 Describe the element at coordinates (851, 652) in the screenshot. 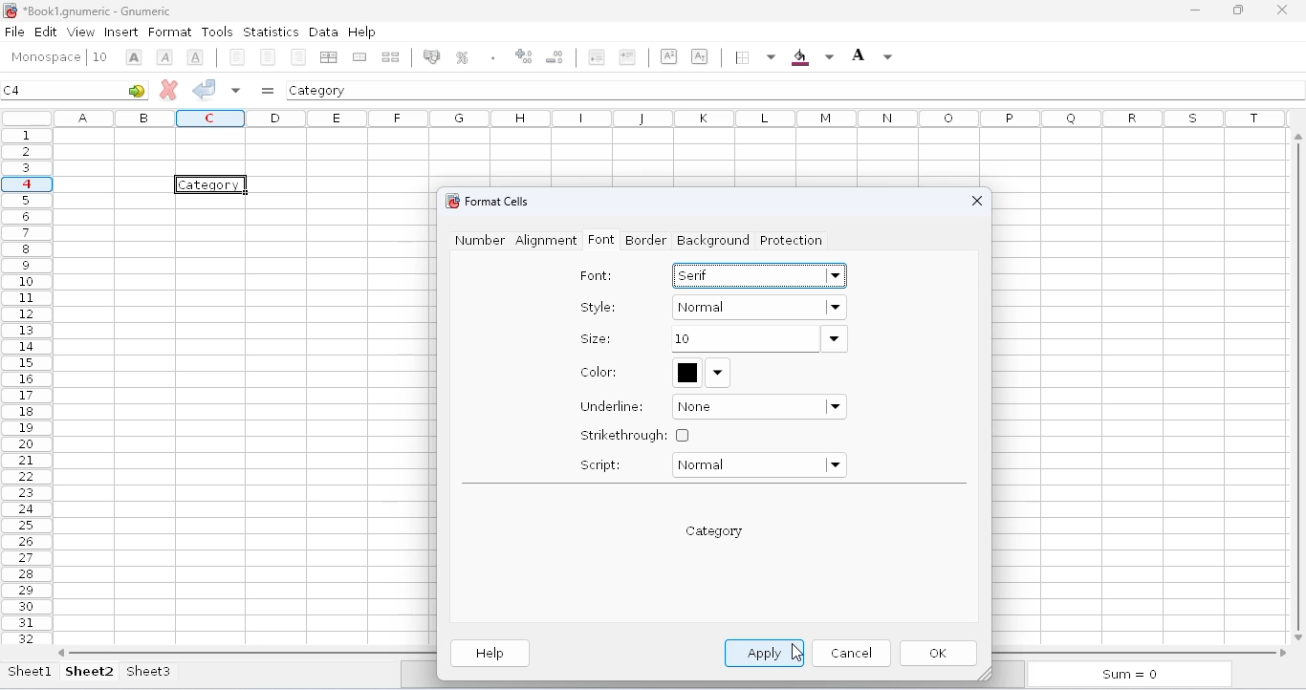

I see `cancel` at that location.